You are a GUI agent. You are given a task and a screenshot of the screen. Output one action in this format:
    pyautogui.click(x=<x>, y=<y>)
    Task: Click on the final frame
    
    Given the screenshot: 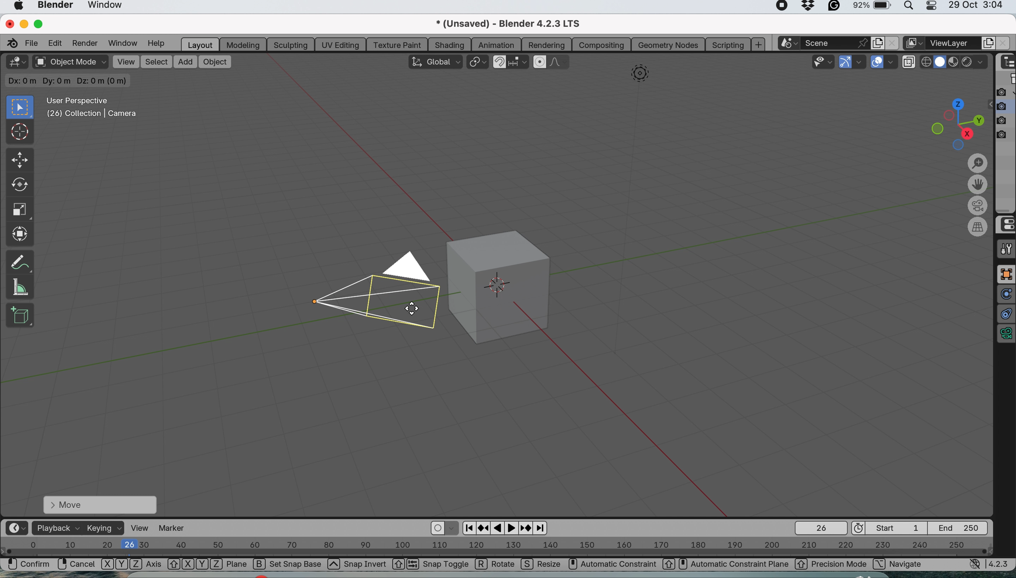 What is the action you would take?
    pyautogui.click(x=962, y=527)
    